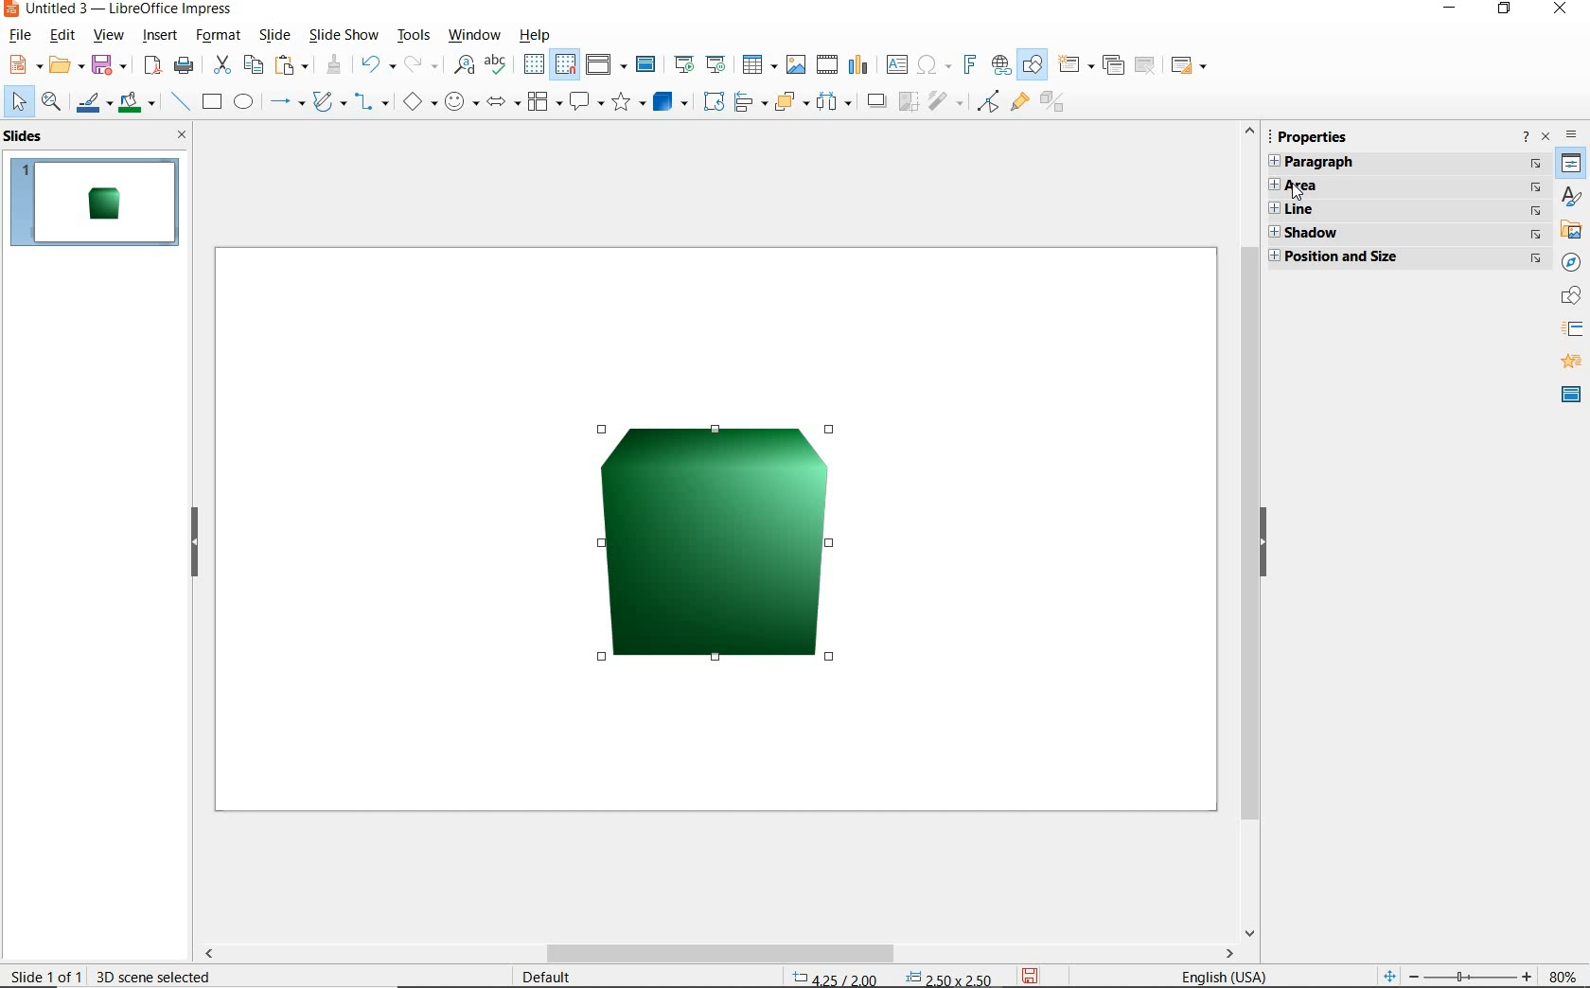 The width and height of the screenshot is (1590, 988). What do you see at coordinates (1546, 138) in the screenshot?
I see `CLOSE SIDEBAR DECK` at bounding box center [1546, 138].